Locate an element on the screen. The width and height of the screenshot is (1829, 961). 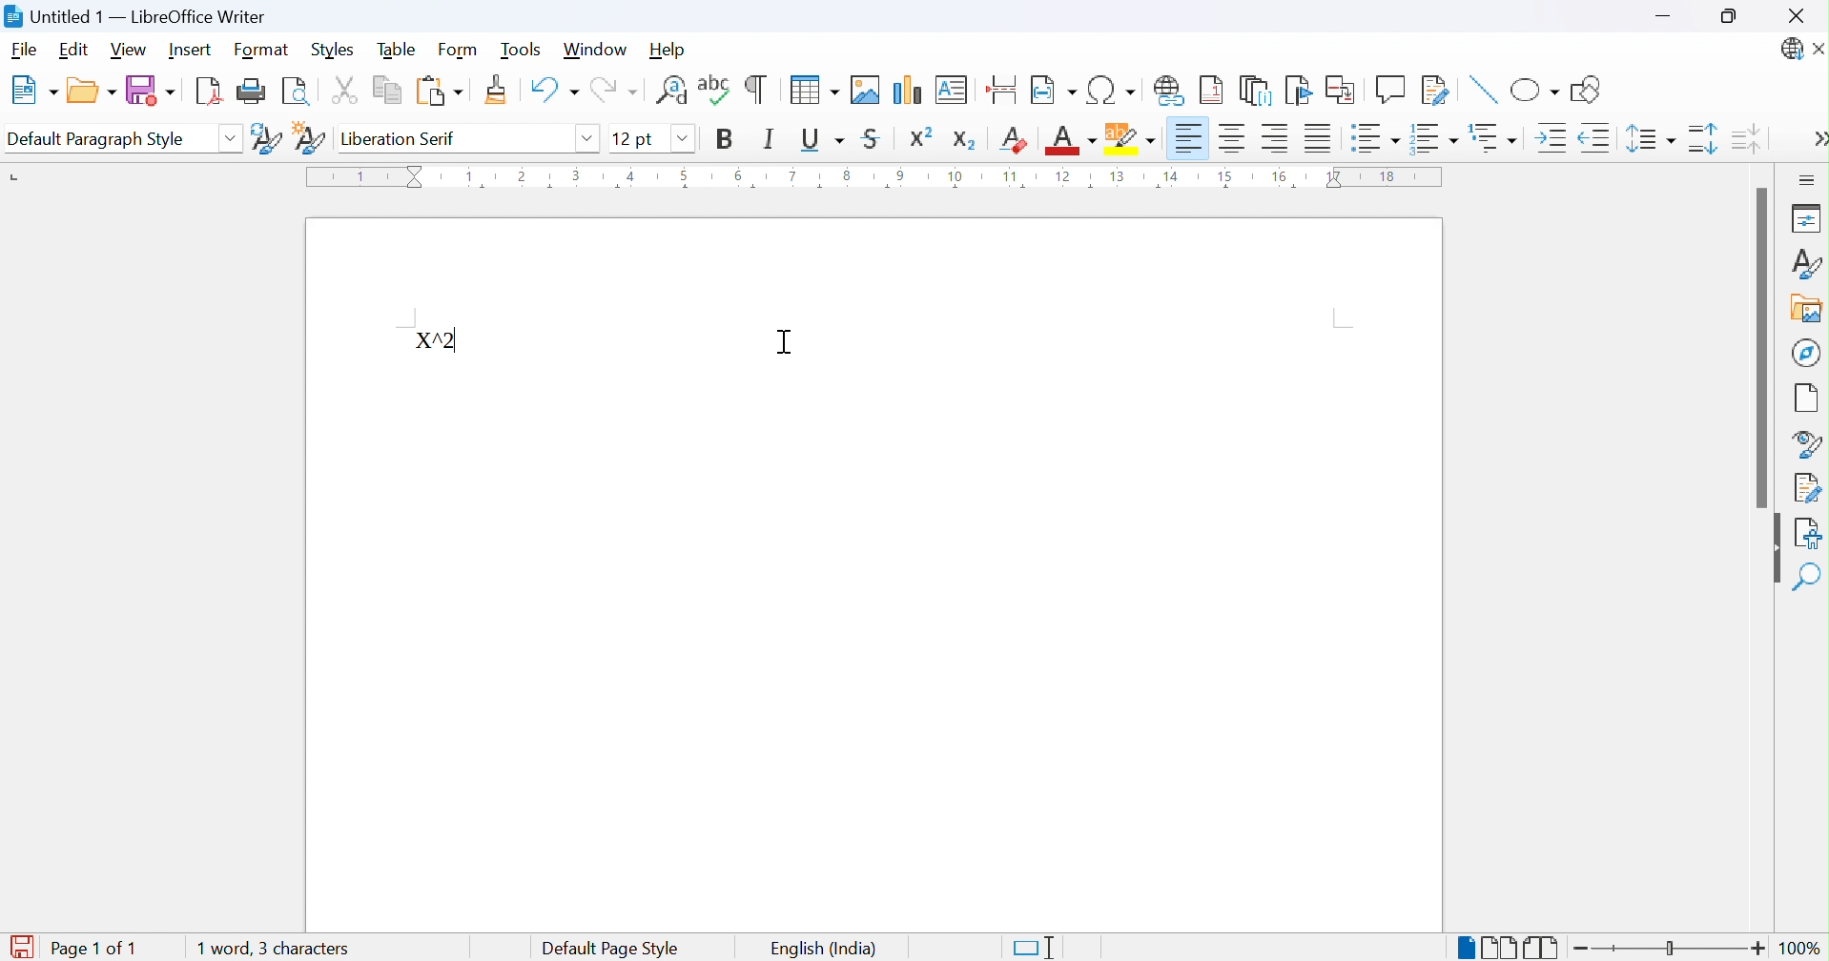
Ruler is located at coordinates (880, 176).